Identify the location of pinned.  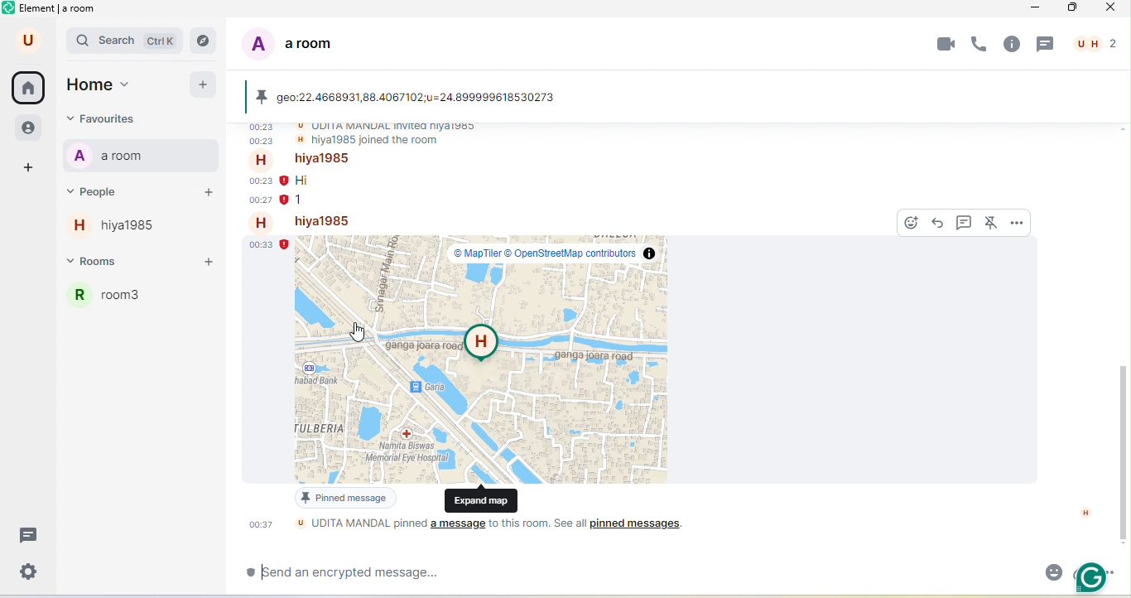
(264, 98).